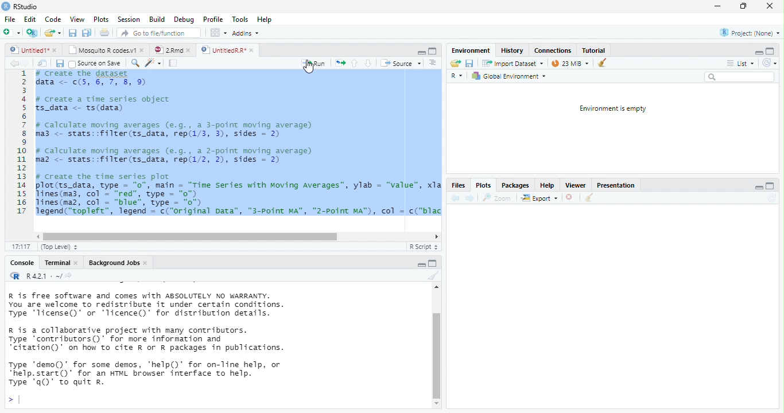 The image size is (784, 413). I want to click on maximize, so click(769, 186).